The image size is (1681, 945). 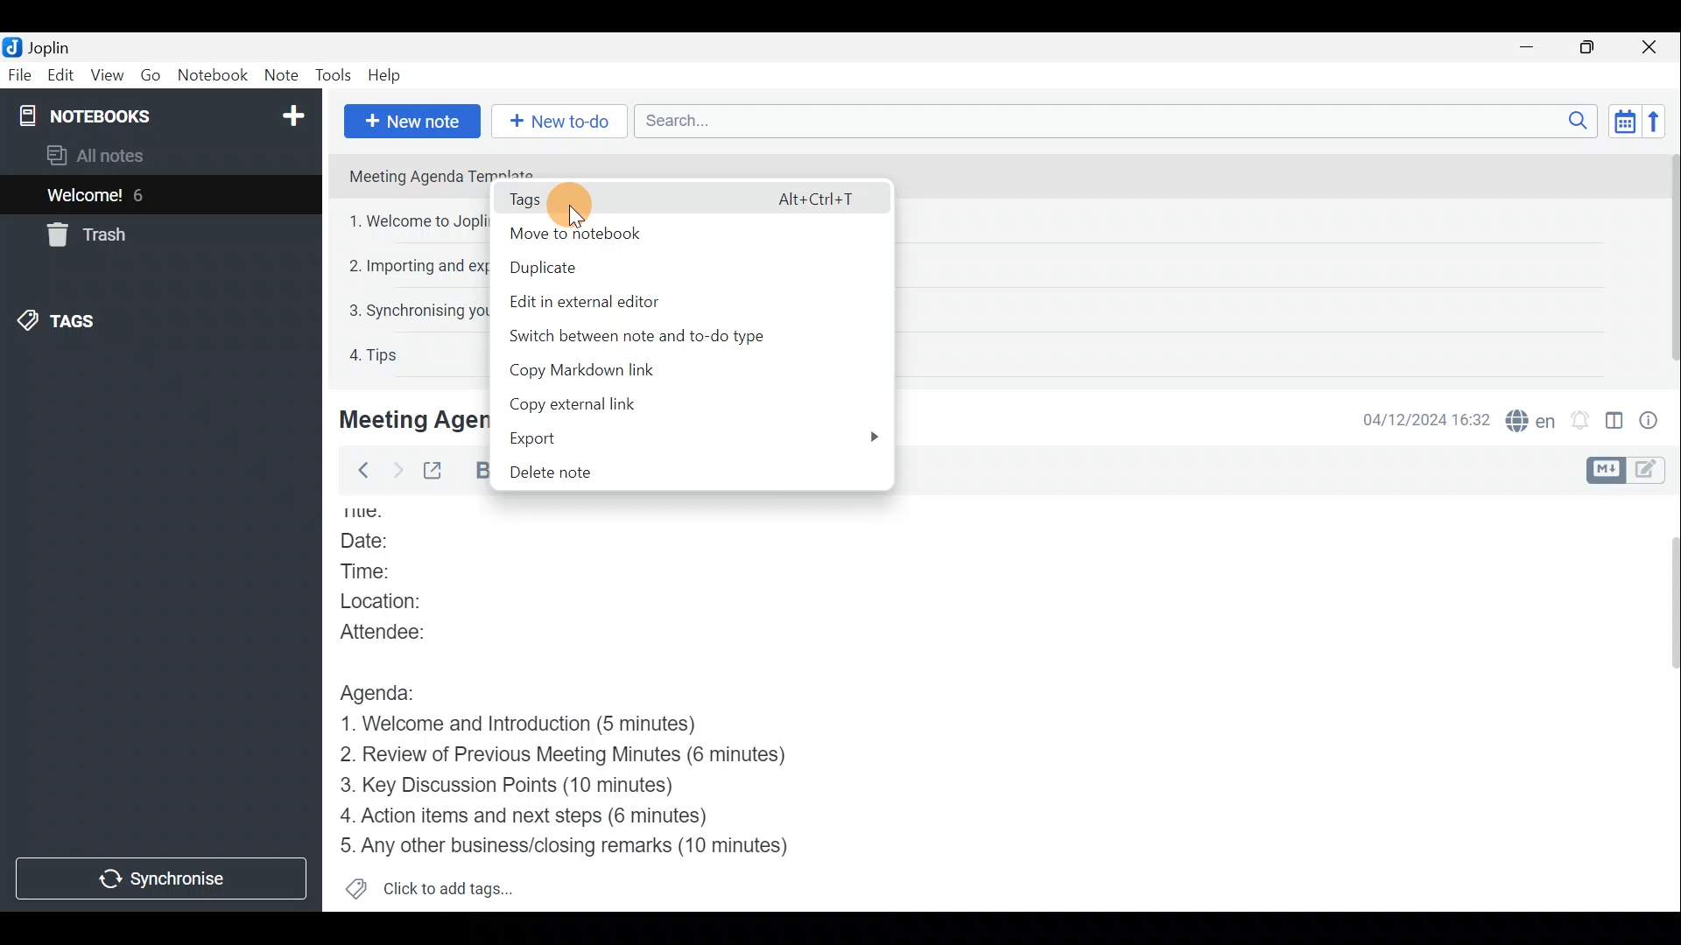 What do you see at coordinates (670, 232) in the screenshot?
I see `Move to notebook` at bounding box center [670, 232].